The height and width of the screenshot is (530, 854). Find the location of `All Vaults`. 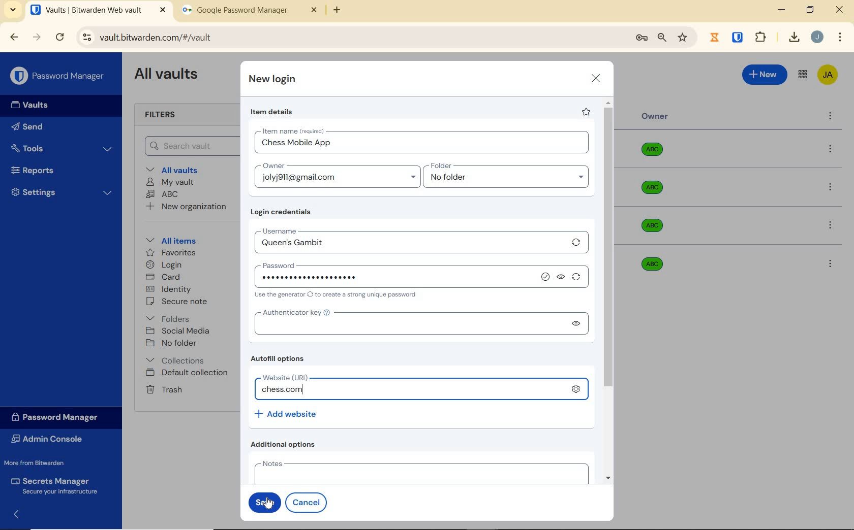

All Vaults is located at coordinates (169, 75).